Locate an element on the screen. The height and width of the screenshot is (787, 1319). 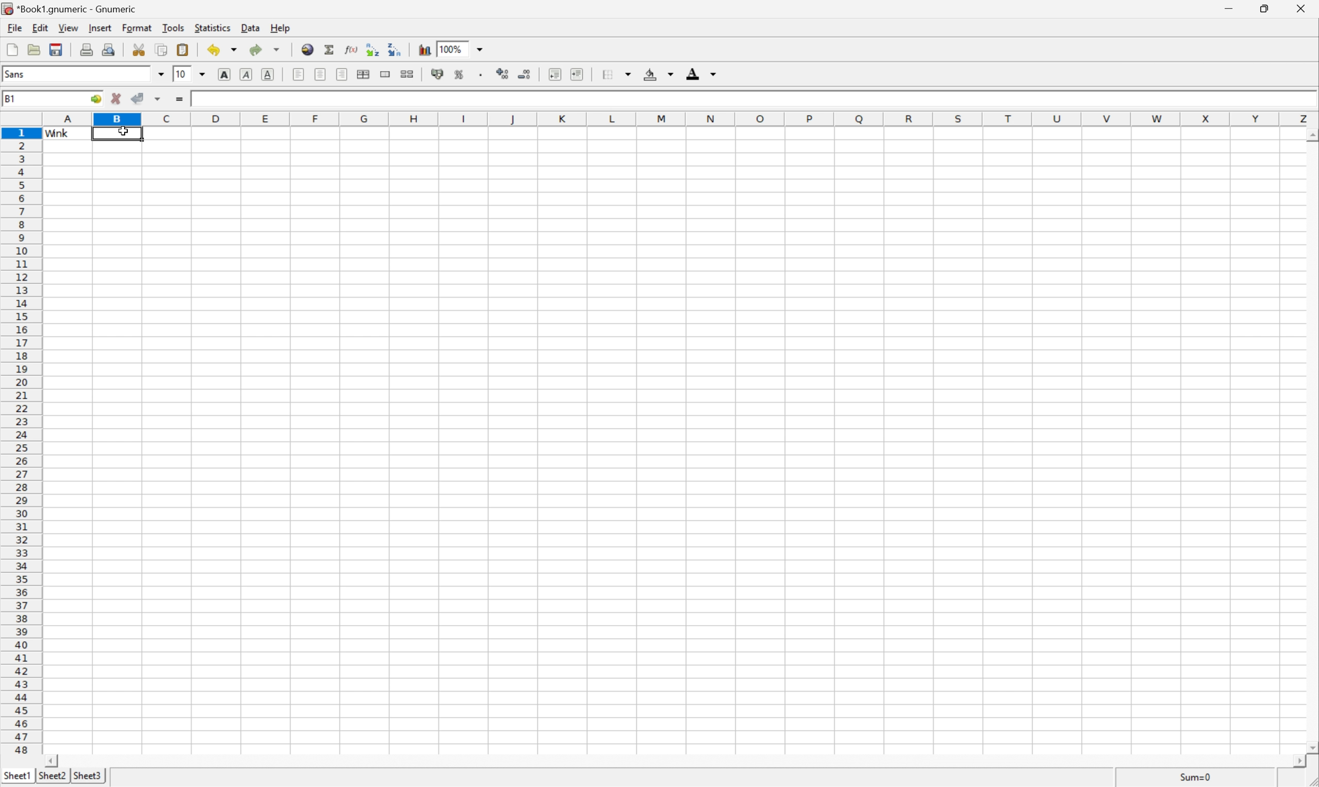
tools is located at coordinates (171, 29).